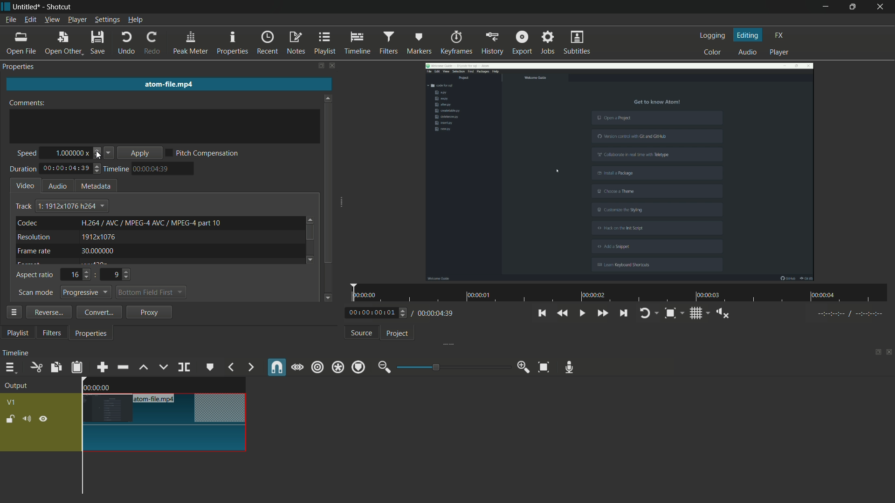 The height and width of the screenshot is (503, 895). What do you see at coordinates (851, 314) in the screenshot?
I see `in point` at bounding box center [851, 314].